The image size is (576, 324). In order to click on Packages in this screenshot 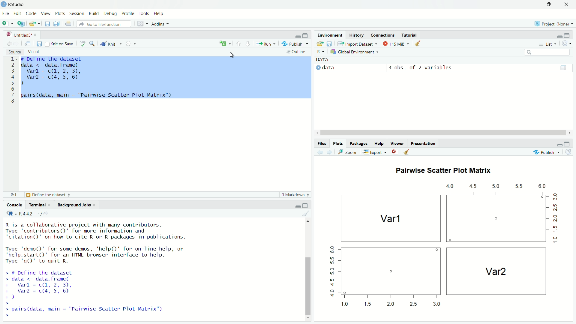, I will do `click(359, 143)`.